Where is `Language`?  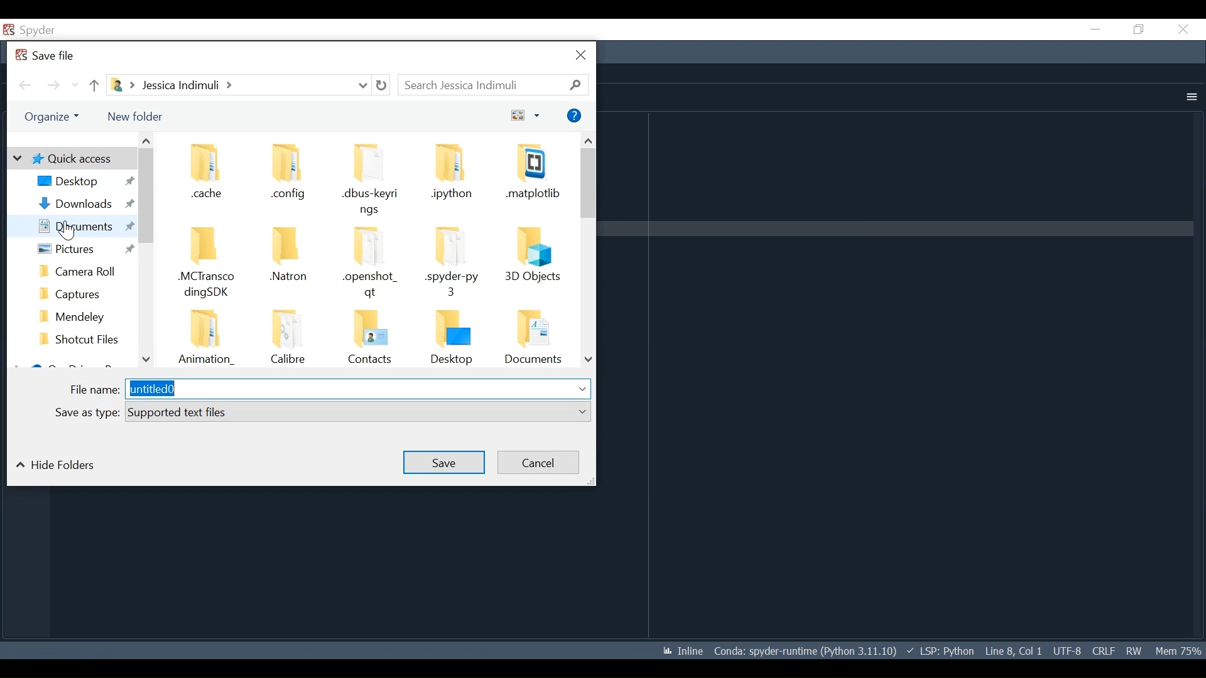 Language is located at coordinates (937, 650).